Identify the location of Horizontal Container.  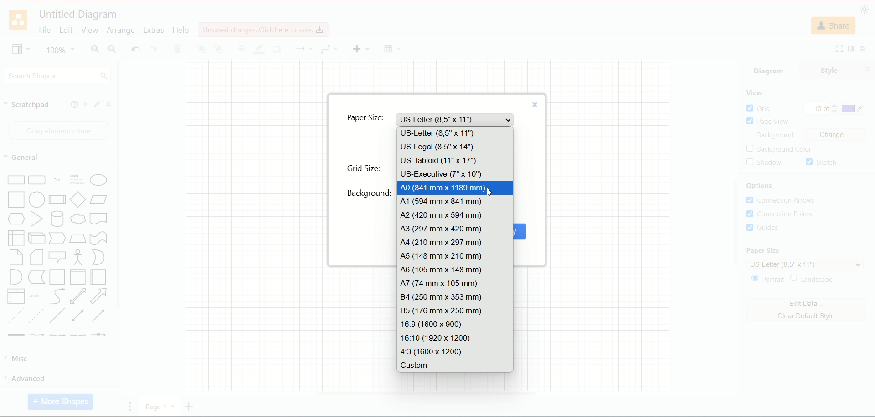
(98, 278).